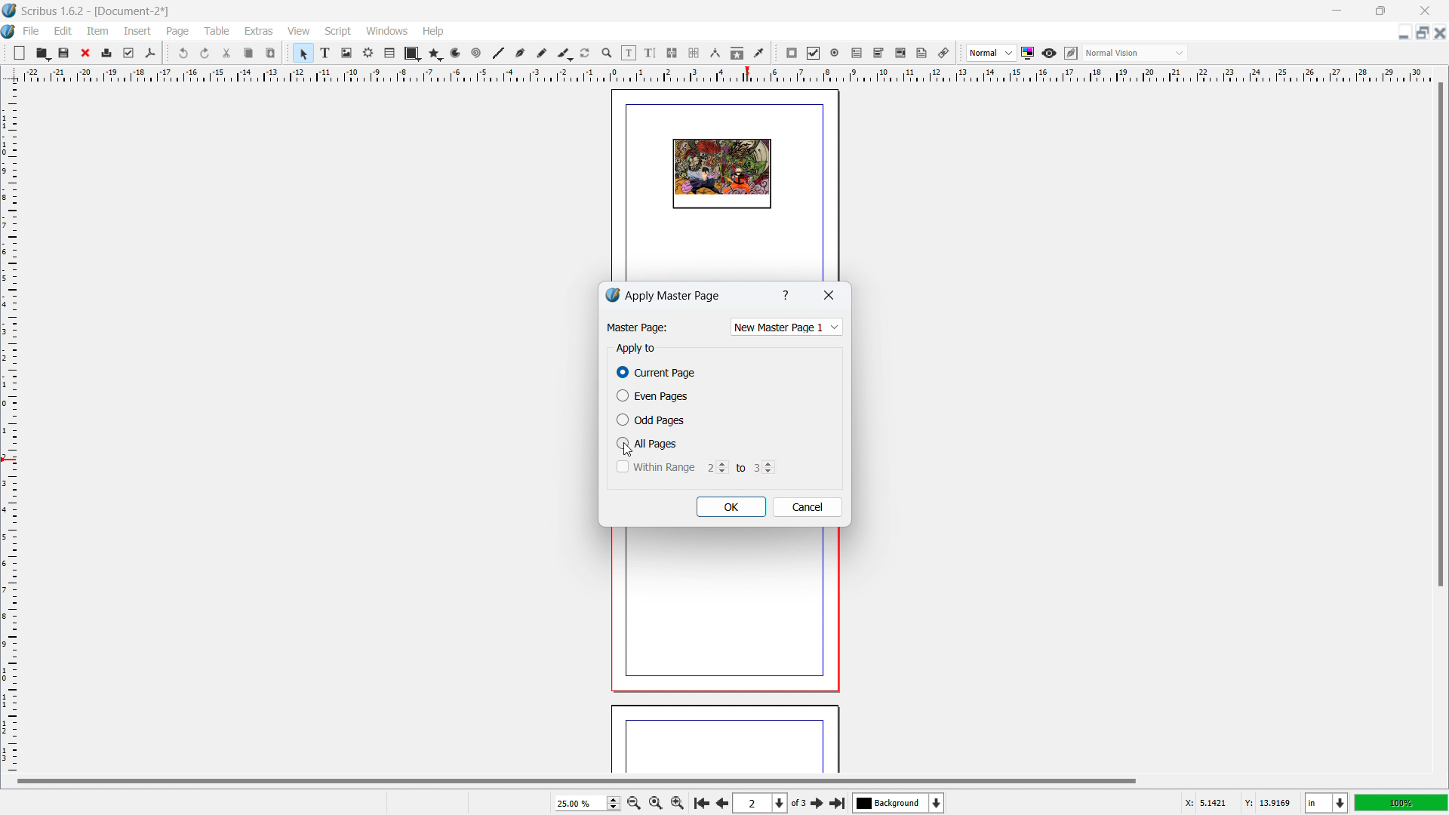 The width and height of the screenshot is (1449, 815). What do you see at coordinates (700, 801) in the screenshot?
I see `first page` at bounding box center [700, 801].